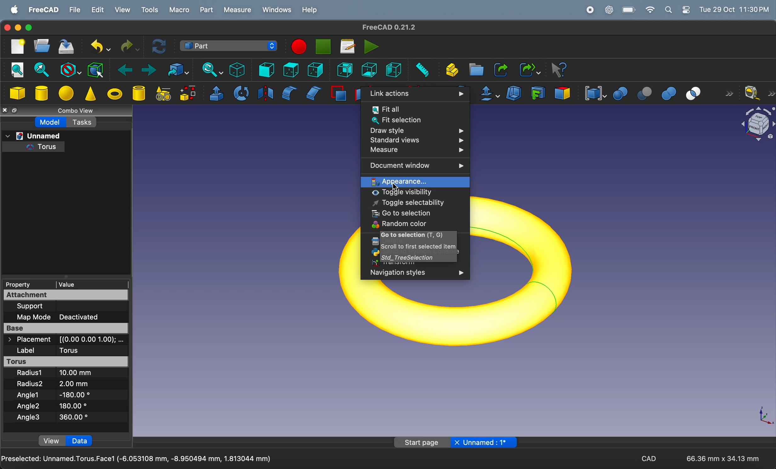 The image size is (776, 469). What do you see at coordinates (642, 92) in the screenshot?
I see `cut` at bounding box center [642, 92].